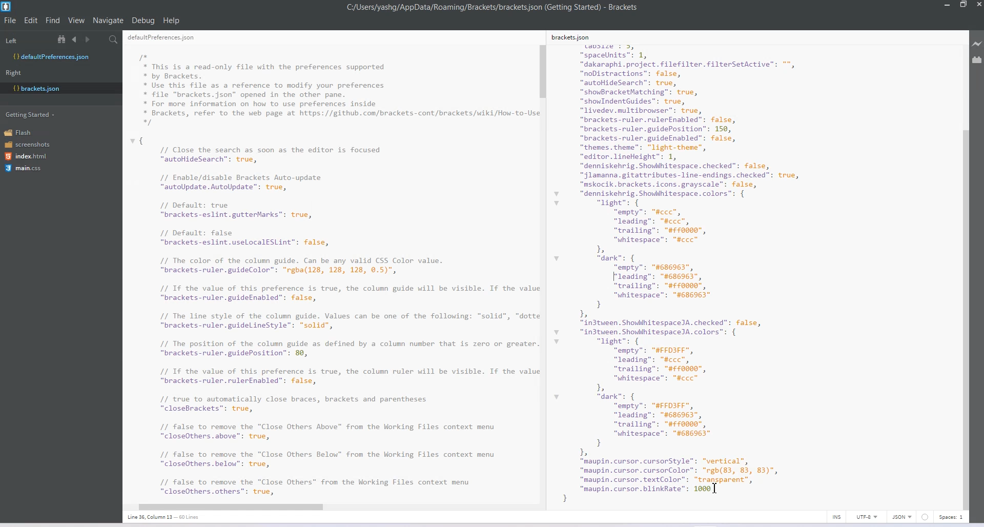  What do you see at coordinates (76, 39) in the screenshot?
I see `Navigate Backward` at bounding box center [76, 39].